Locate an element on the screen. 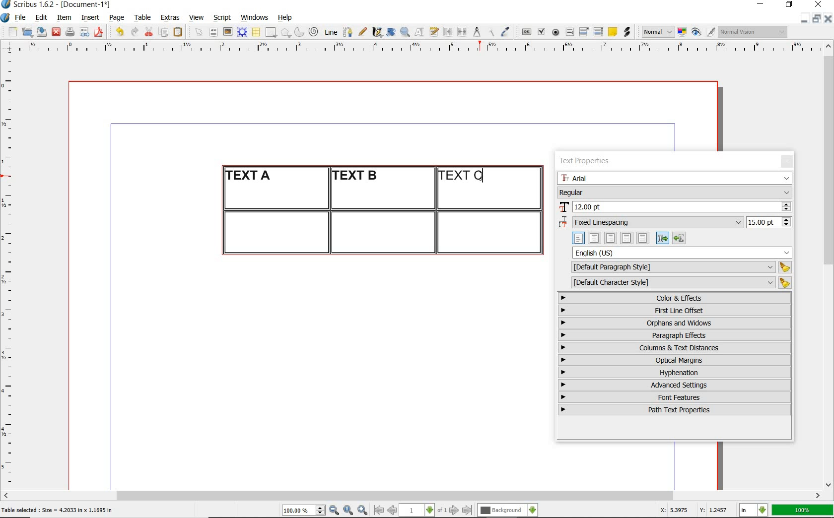 The image size is (834, 518). rotate item is located at coordinates (391, 32).